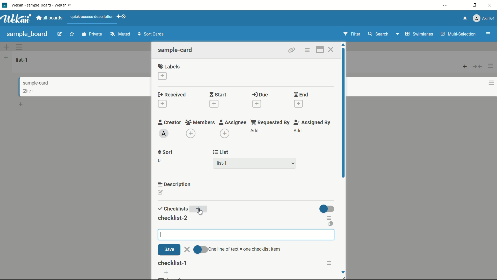 The width and height of the screenshot is (497, 280). I want to click on copy link to clipboard, so click(291, 50).